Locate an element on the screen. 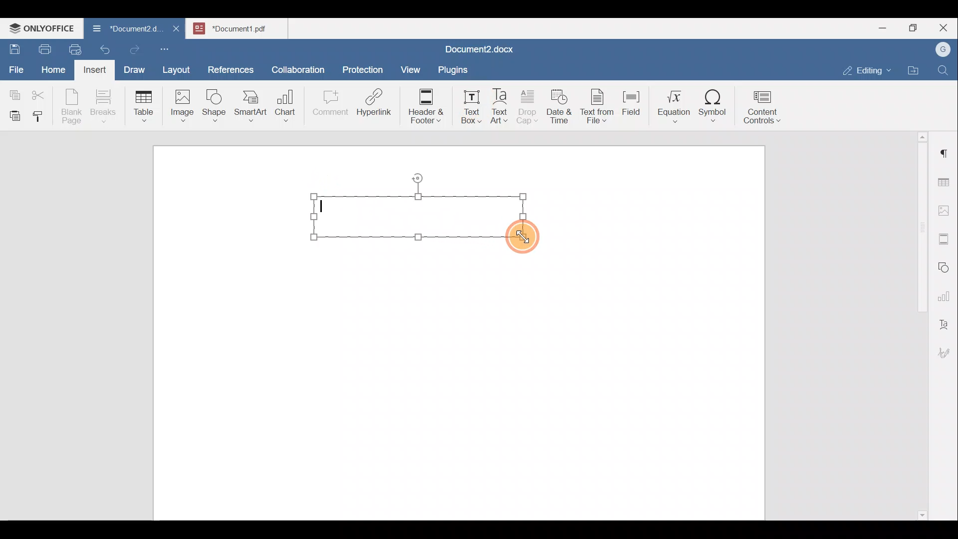  Image settings is located at coordinates (946, 210).